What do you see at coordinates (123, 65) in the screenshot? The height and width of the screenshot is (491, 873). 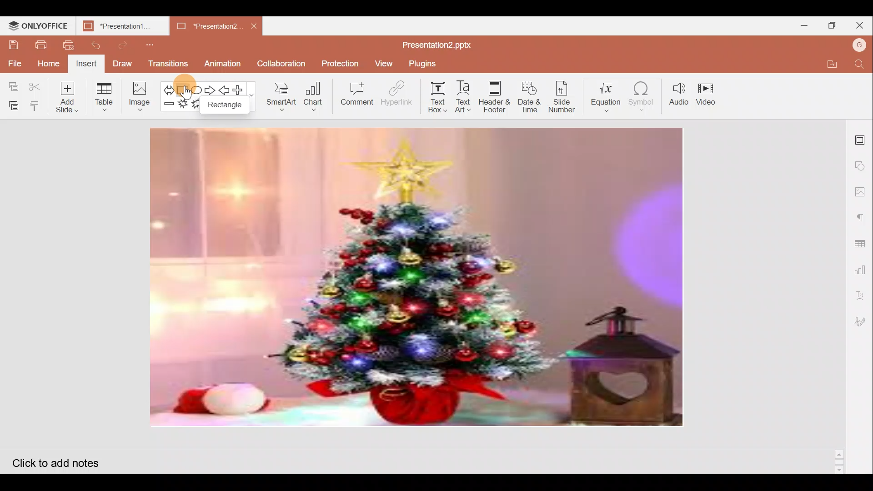 I see `Draw` at bounding box center [123, 65].